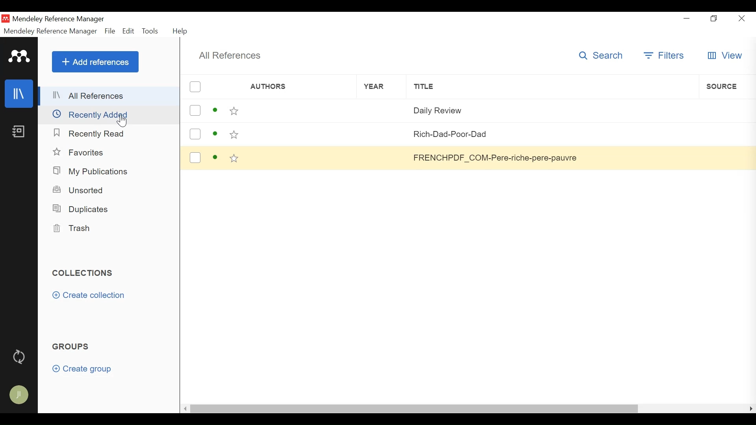 This screenshot has height=425, width=756. What do you see at coordinates (414, 408) in the screenshot?
I see `Horizontal Scroll bar` at bounding box center [414, 408].